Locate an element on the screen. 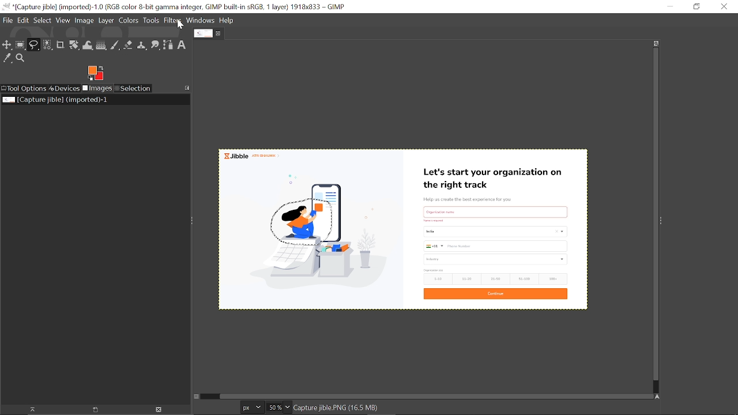 The image size is (738, 415). Move tool is located at coordinates (7, 44).